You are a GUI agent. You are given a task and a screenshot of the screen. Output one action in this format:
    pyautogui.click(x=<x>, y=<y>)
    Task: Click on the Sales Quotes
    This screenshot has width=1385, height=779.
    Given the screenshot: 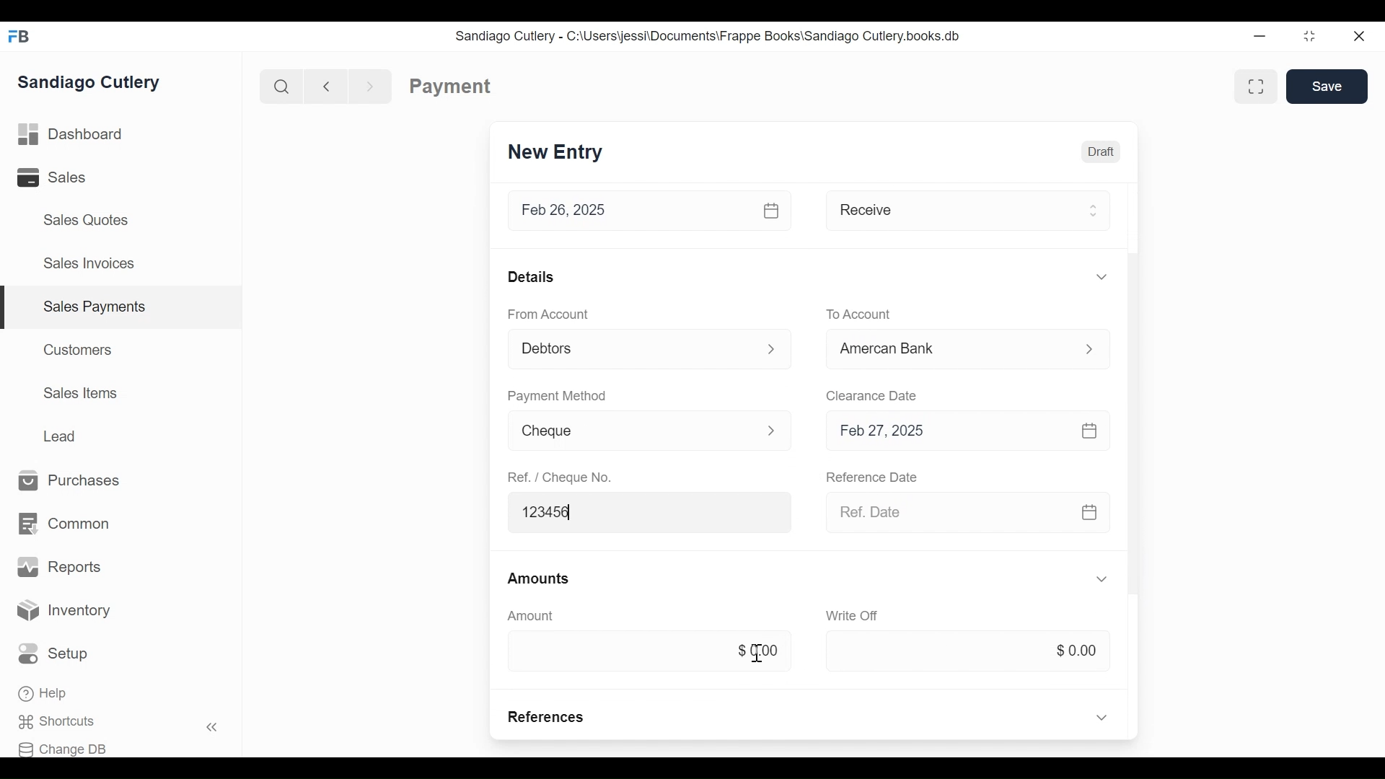 What is the action you would take?
    pyautogui.click(x=84, y=220)
    